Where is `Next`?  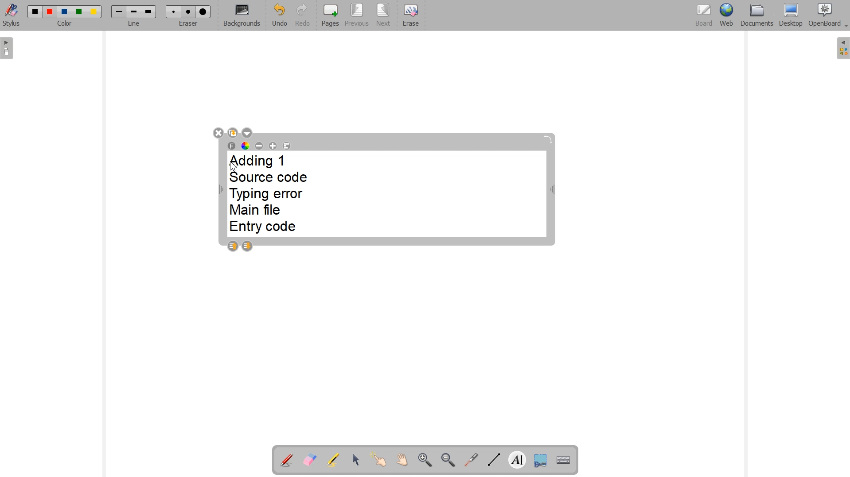
Next is located at coordinates (383, 15).